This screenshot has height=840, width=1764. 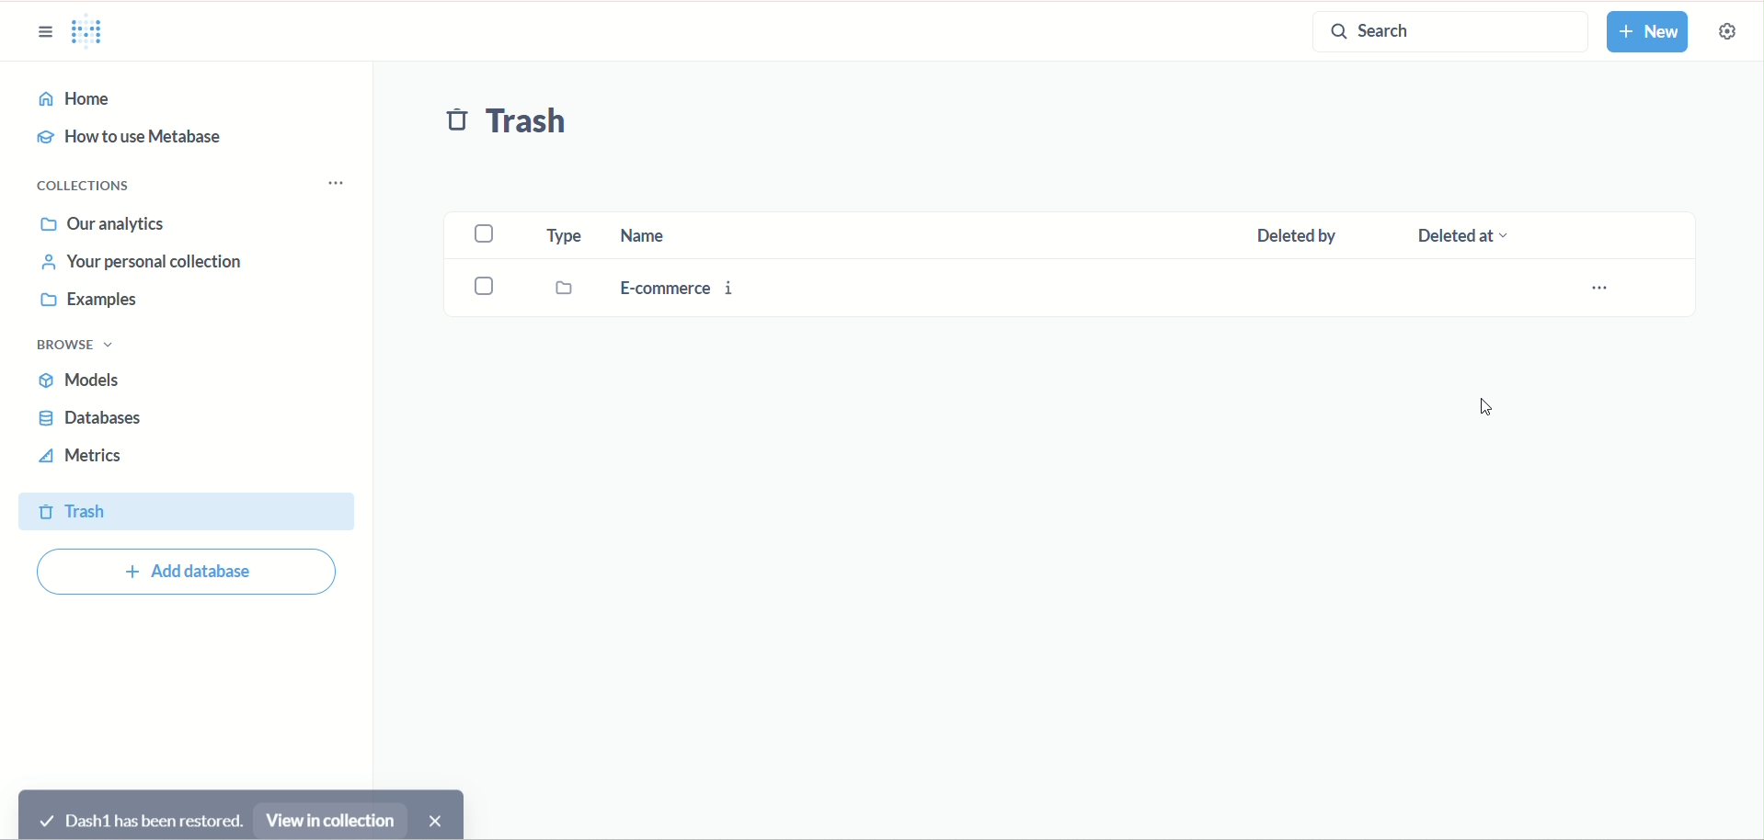 I want to click on examples, so click(x=90, y=301).